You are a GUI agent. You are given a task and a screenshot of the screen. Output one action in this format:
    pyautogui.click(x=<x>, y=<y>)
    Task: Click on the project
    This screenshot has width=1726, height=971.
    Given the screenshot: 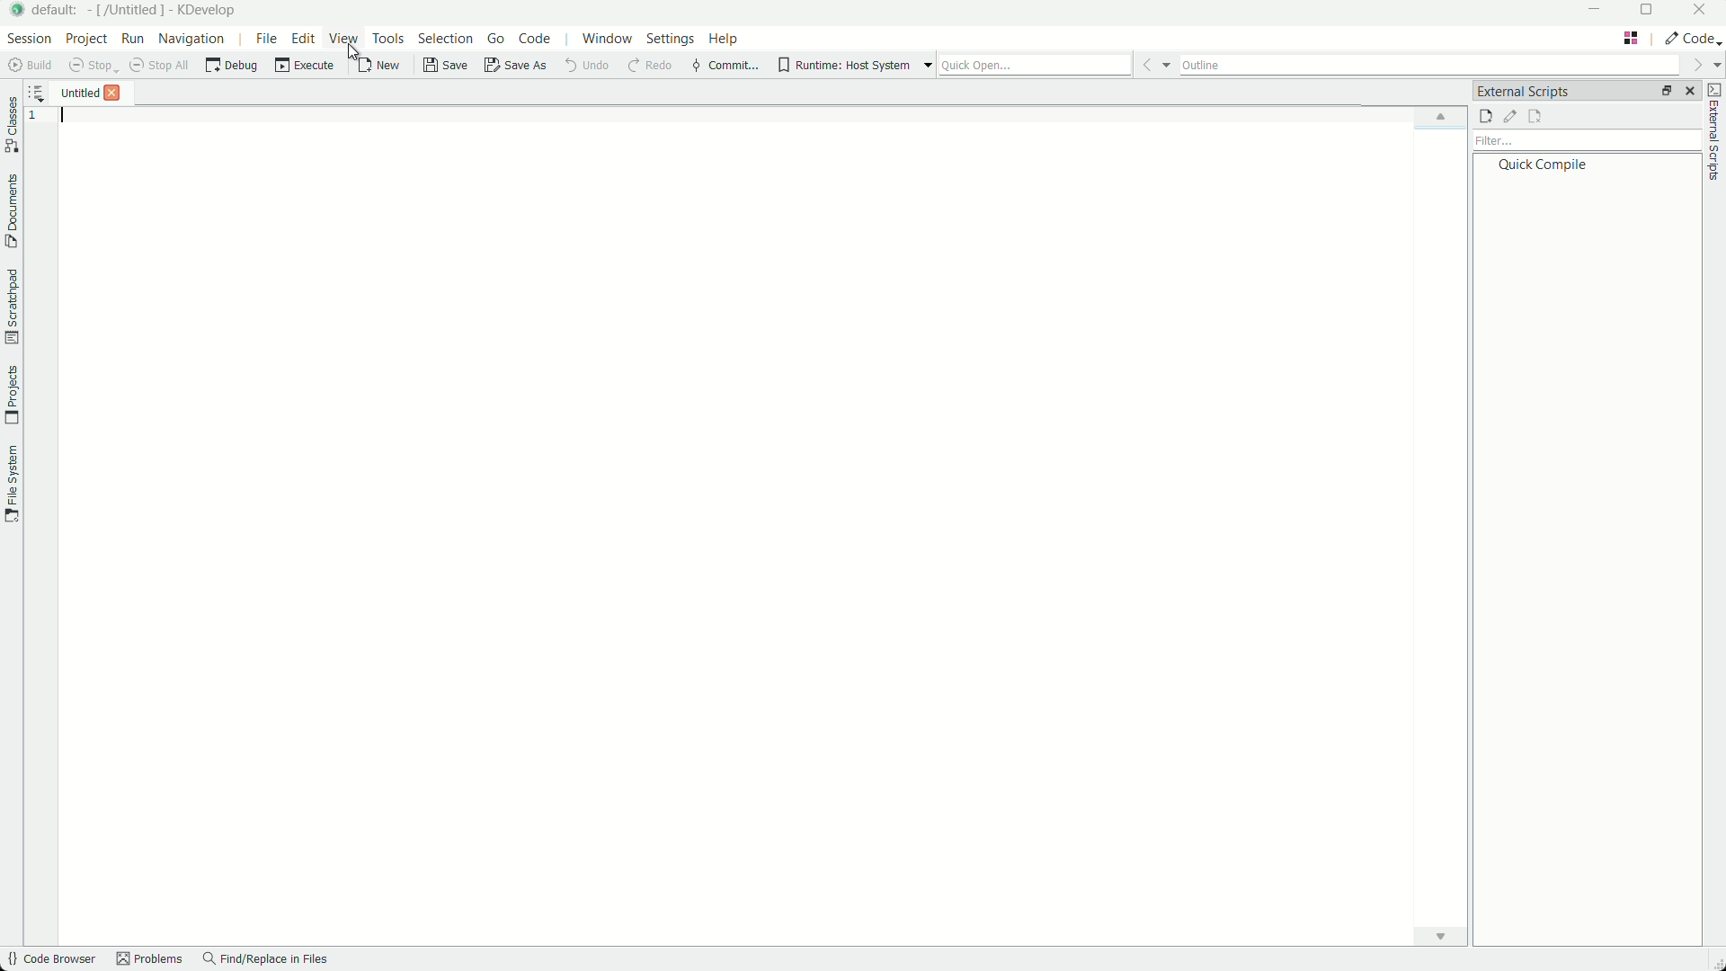 What is the action you would take?
    pyautogui.click(x=85, y=41)
    